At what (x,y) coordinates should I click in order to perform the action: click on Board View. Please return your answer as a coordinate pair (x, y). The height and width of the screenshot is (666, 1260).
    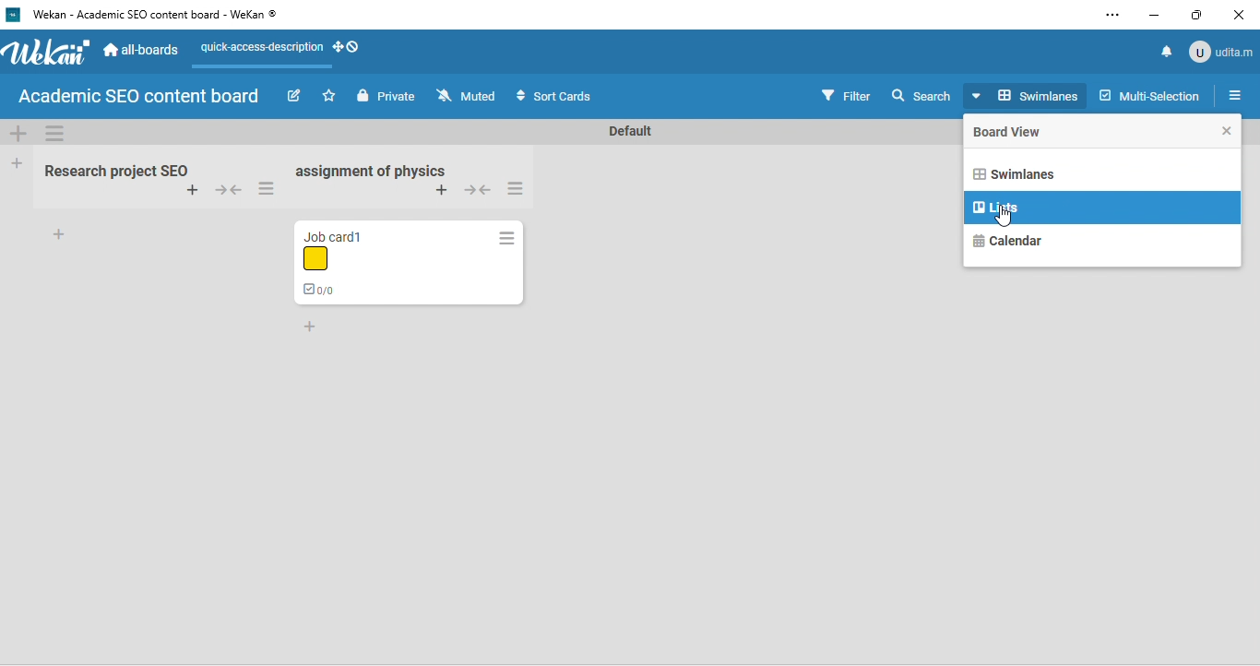
    Looking at the image, I should click on (1014, 132).